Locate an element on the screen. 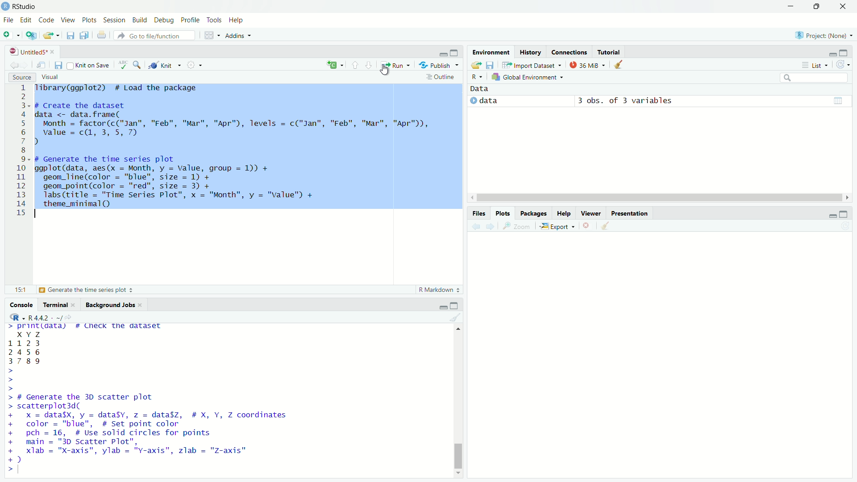 The height and width of the screenshot is (482, 857). viewer is located at coordinates (591, 212).